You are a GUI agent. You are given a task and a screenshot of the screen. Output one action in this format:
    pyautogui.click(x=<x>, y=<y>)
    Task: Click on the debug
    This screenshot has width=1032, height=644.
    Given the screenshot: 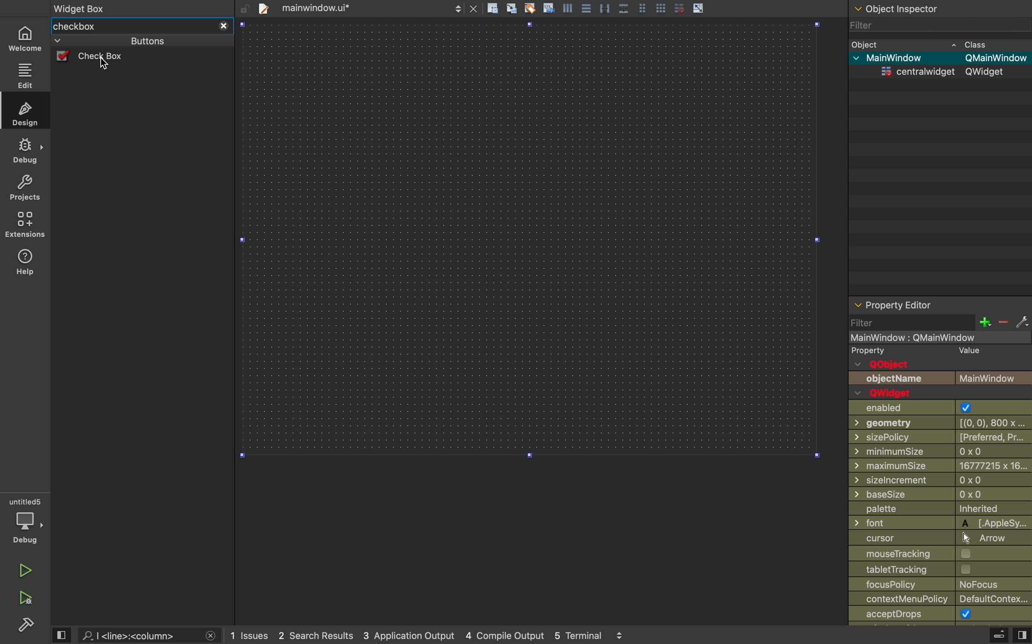 What is the action you would take?
    pyautogui.click(x=25, y=151)
    